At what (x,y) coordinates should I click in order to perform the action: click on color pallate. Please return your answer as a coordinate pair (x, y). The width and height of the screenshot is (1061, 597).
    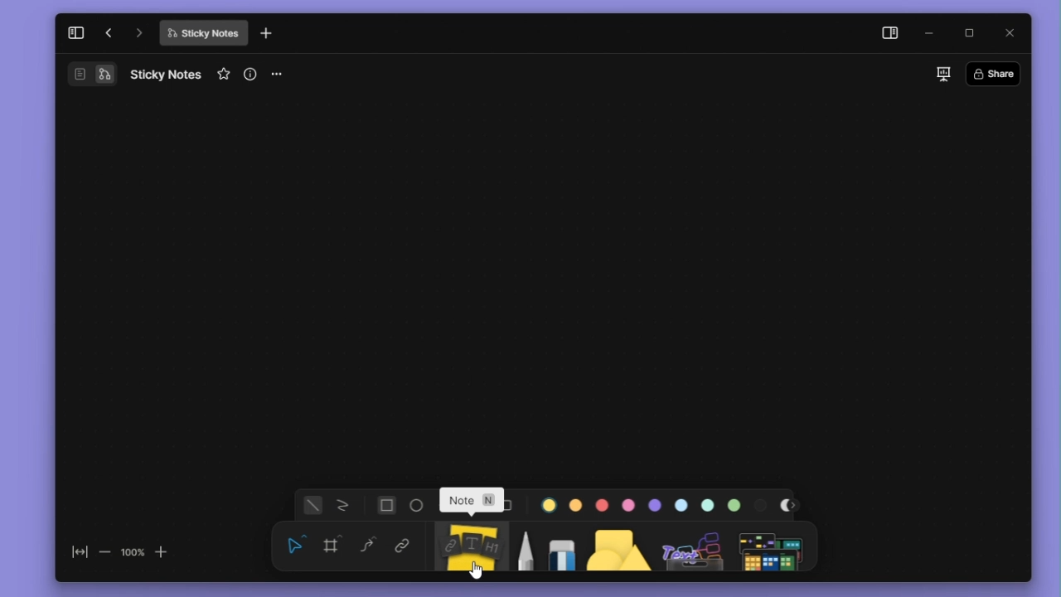
    Looking at the image, I should click on (603, 505).